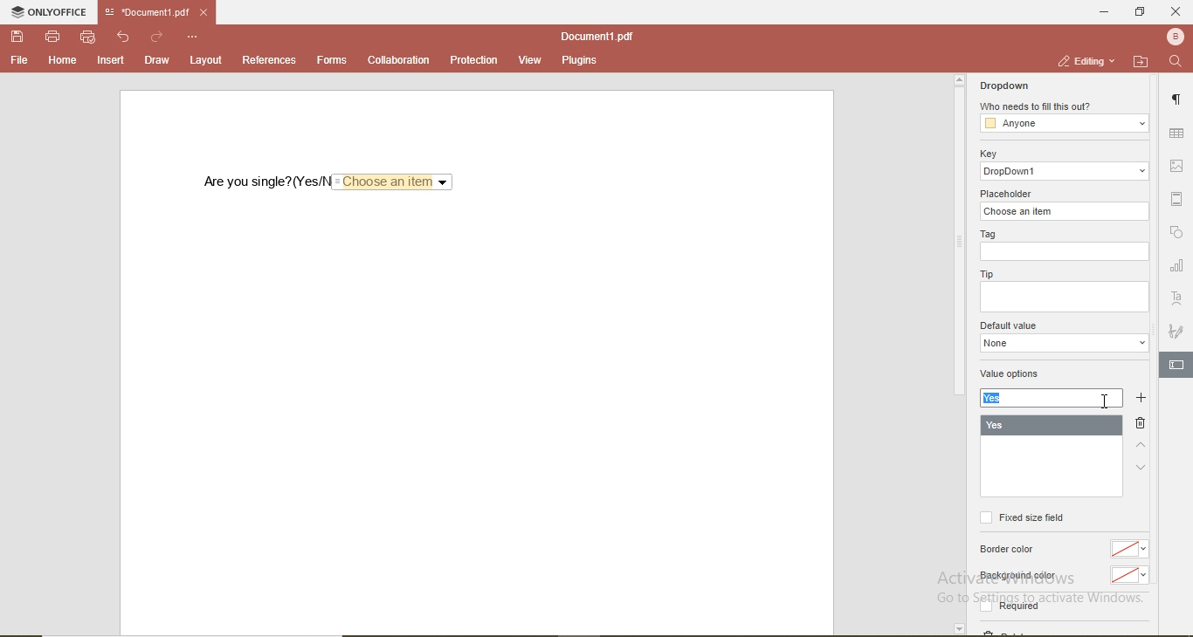 The width and height of the screenshot is (1193, 637). I want to click on minimise, so click(1102, 13).